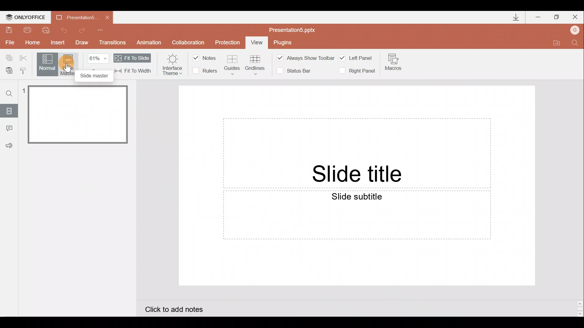 The width and height of the screenshot is (584, 328). Describe the element at coordinates (26, 70) in the screenshot. I see `Copy style` at that location.